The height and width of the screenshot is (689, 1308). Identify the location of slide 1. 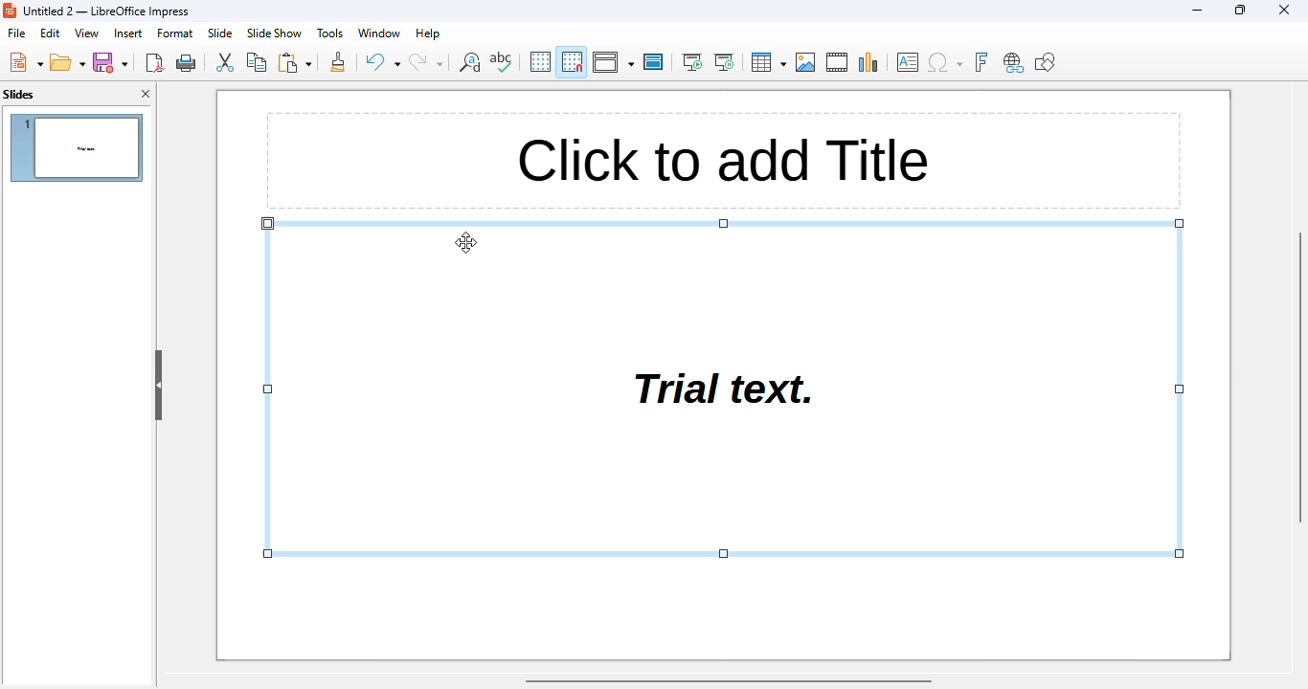
(76, 148).